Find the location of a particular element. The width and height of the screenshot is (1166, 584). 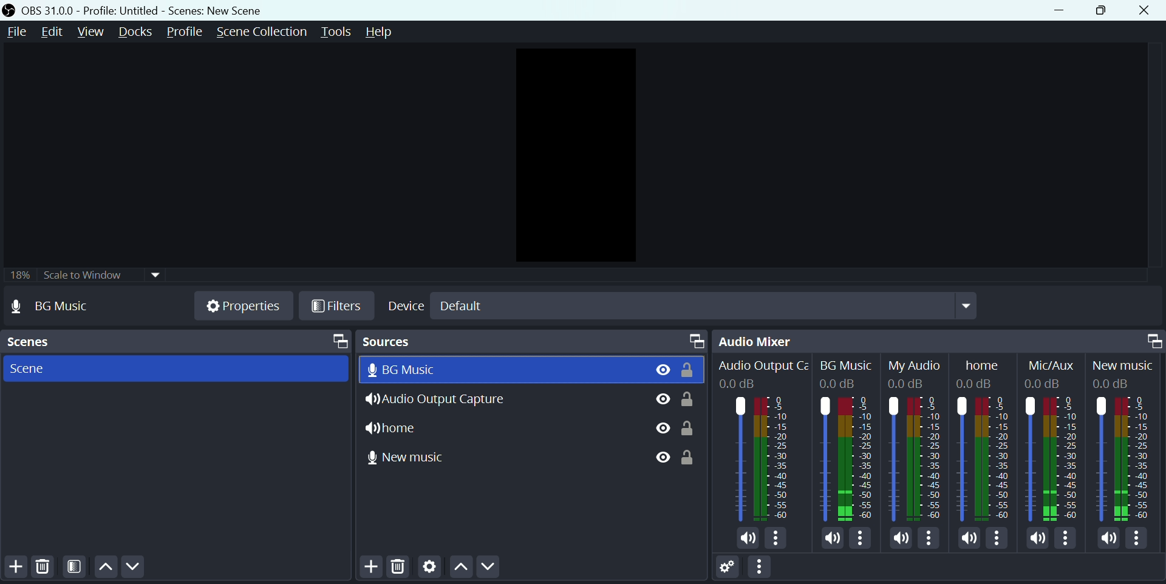

Mute /Unmute is located at coordinates (1104, 538).